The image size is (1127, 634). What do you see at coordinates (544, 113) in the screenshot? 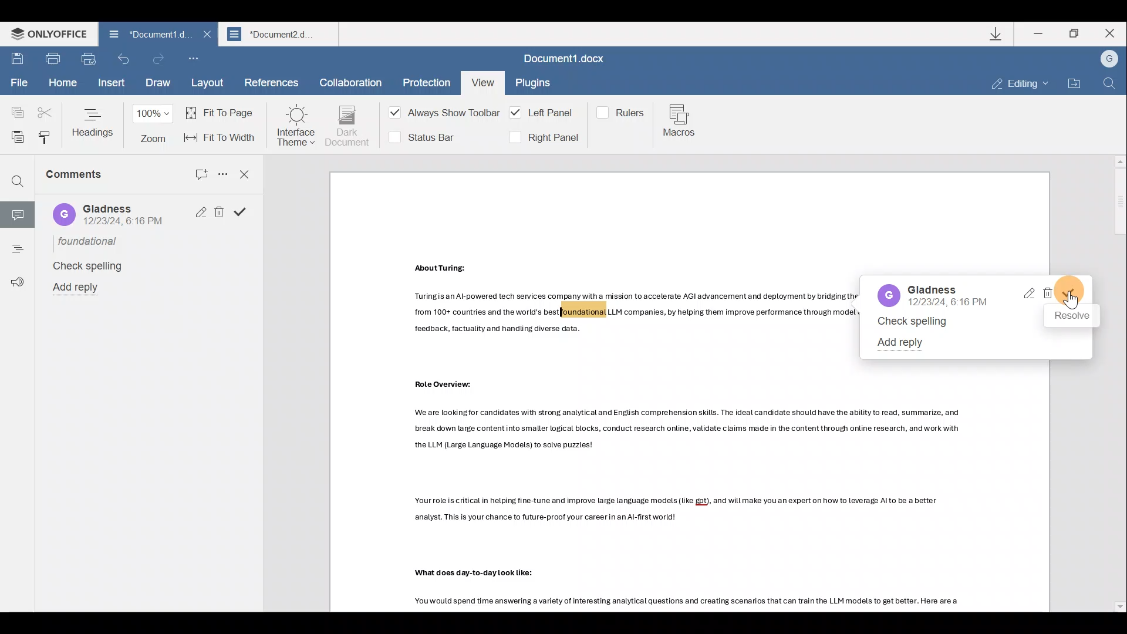
I see `Left panel` at bounding box center [544, 113].